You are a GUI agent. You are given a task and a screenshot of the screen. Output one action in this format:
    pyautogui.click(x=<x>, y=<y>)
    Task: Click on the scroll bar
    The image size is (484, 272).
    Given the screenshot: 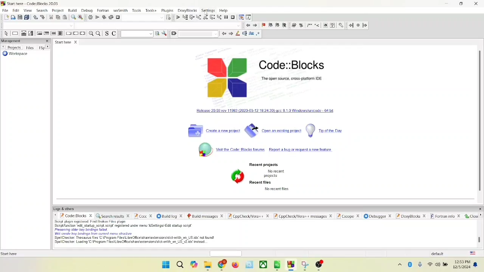 What is the action you would take?
    pyautogui.click(x=481, y=234)
    